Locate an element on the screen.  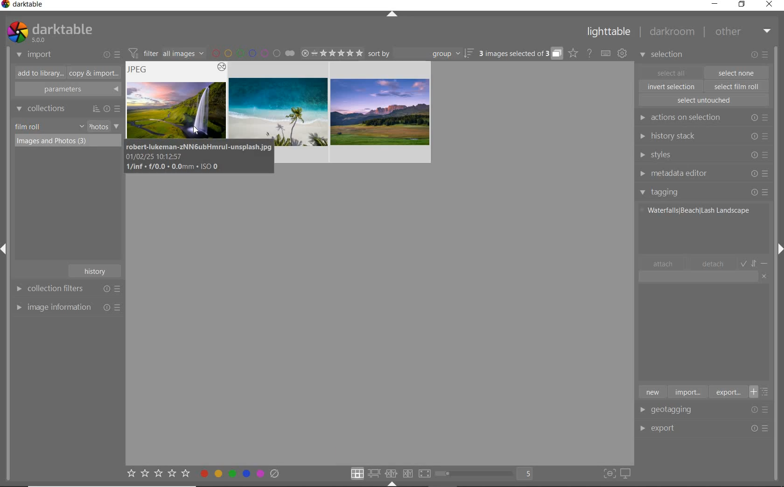
tagging is located at coordinates (704, 192).